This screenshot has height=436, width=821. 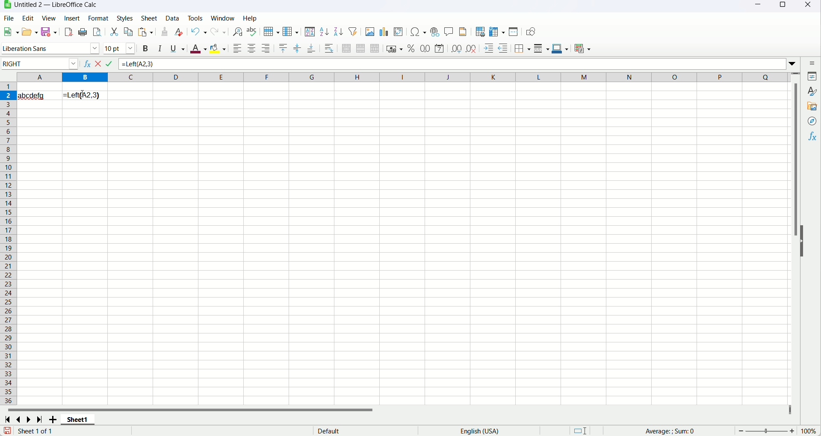 I want to click on print preview, so click(x=96, y=32).